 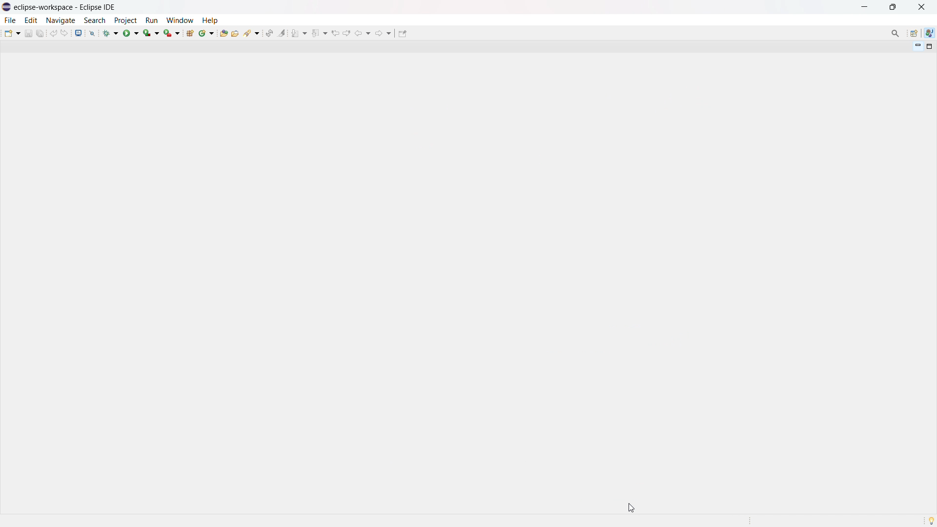 What do you see at coordinates (921, 7) in the screenshot?
I see `close` at bounding box center [921, 7].